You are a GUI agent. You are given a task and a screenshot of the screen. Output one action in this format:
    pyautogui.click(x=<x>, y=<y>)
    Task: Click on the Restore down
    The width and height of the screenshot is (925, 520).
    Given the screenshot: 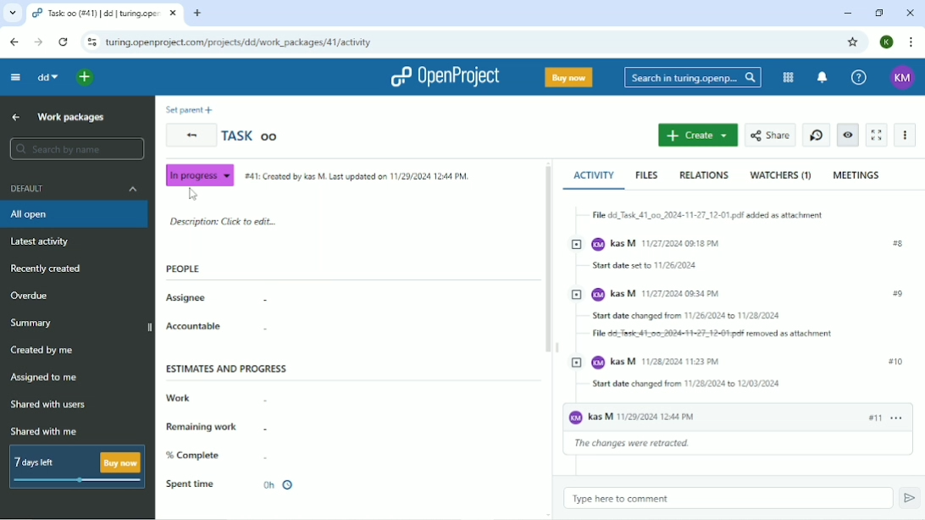 What is the action you would take?
    pyautogui.click(x=877, y=13)
    